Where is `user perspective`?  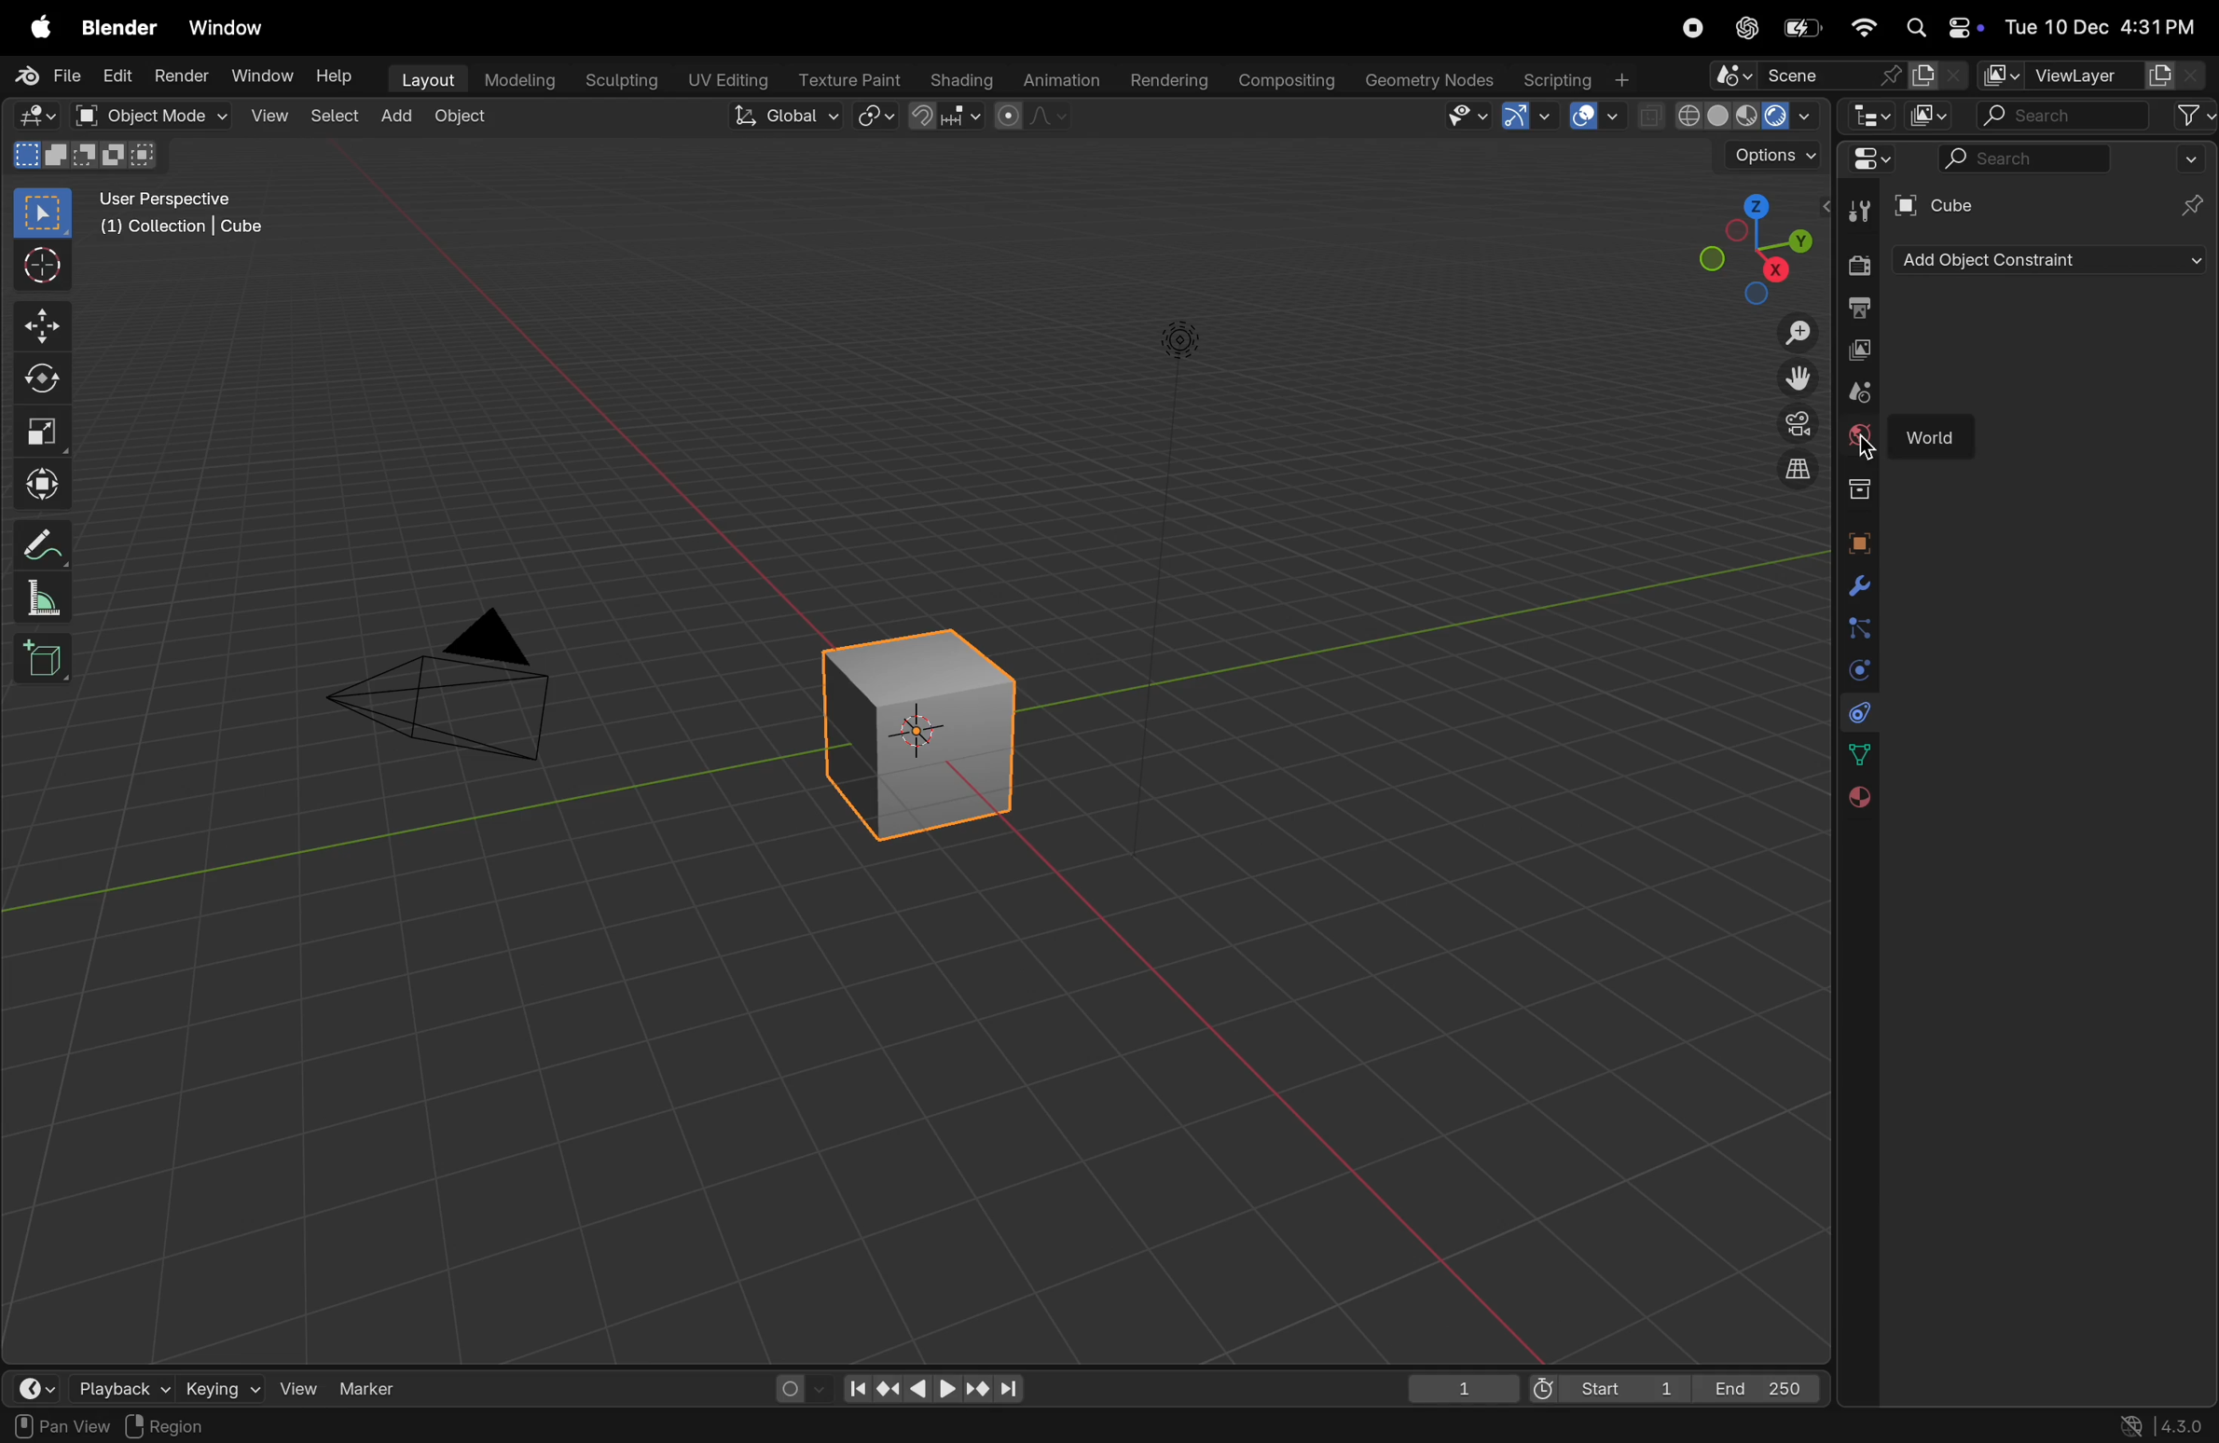 user perspective is located at coordinates (193, 217).